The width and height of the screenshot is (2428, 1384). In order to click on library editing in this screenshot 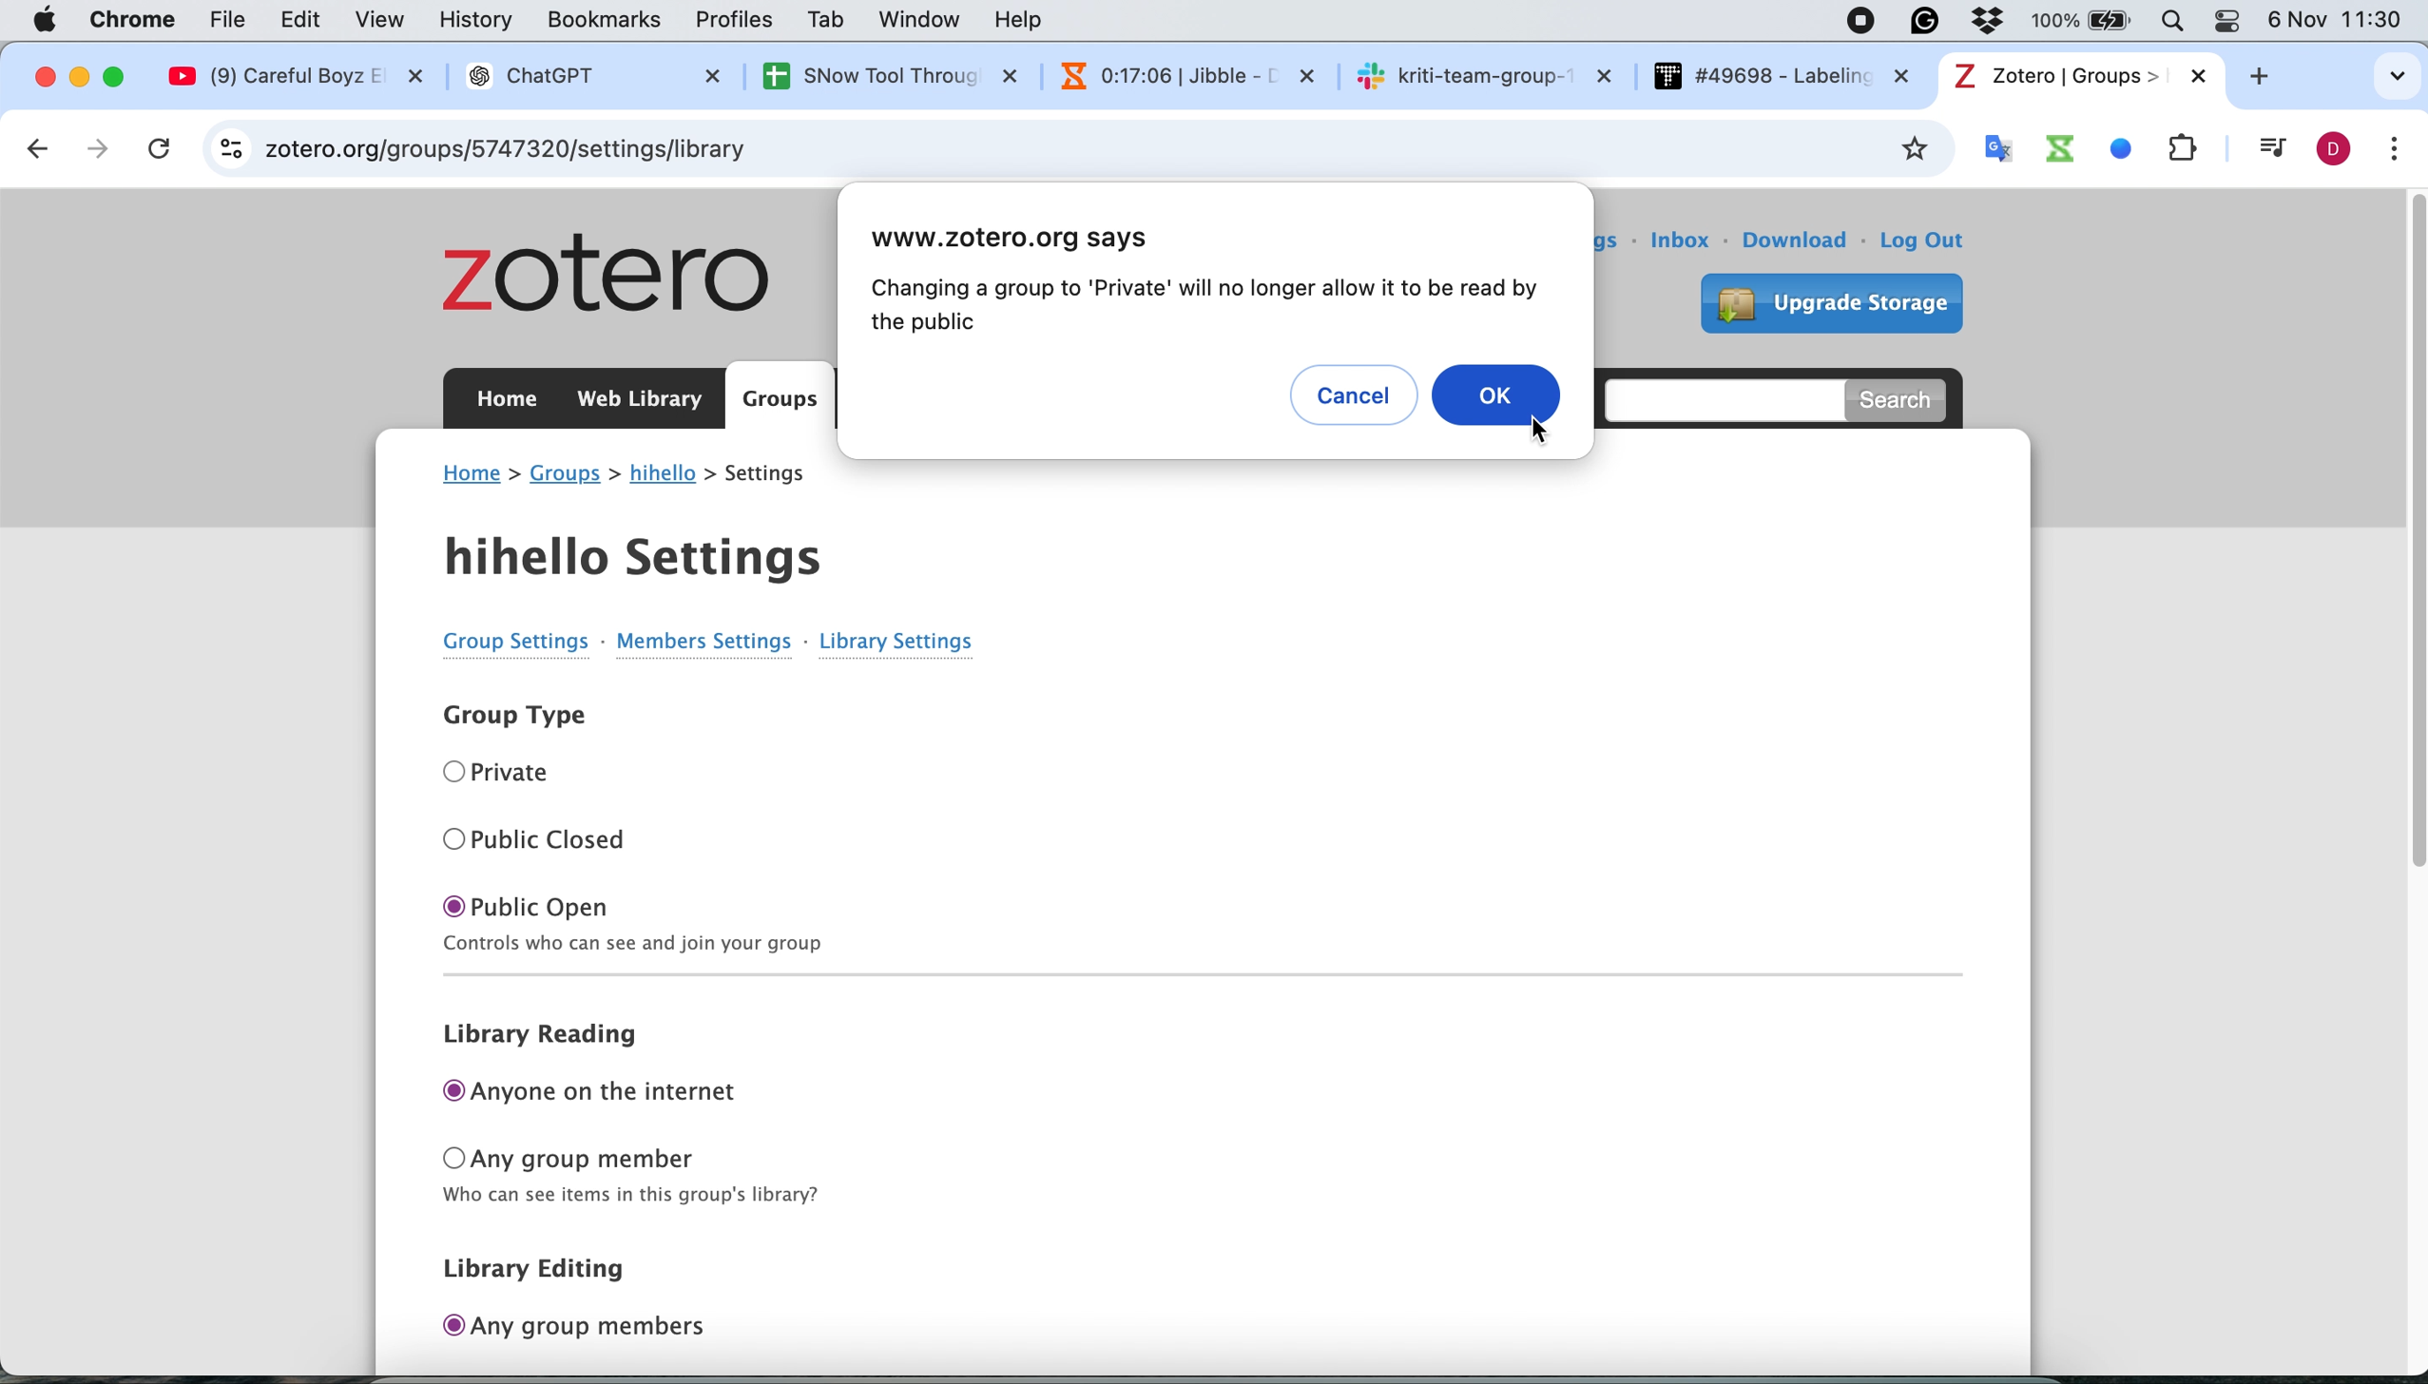, I will do `click(557, 1269)`.